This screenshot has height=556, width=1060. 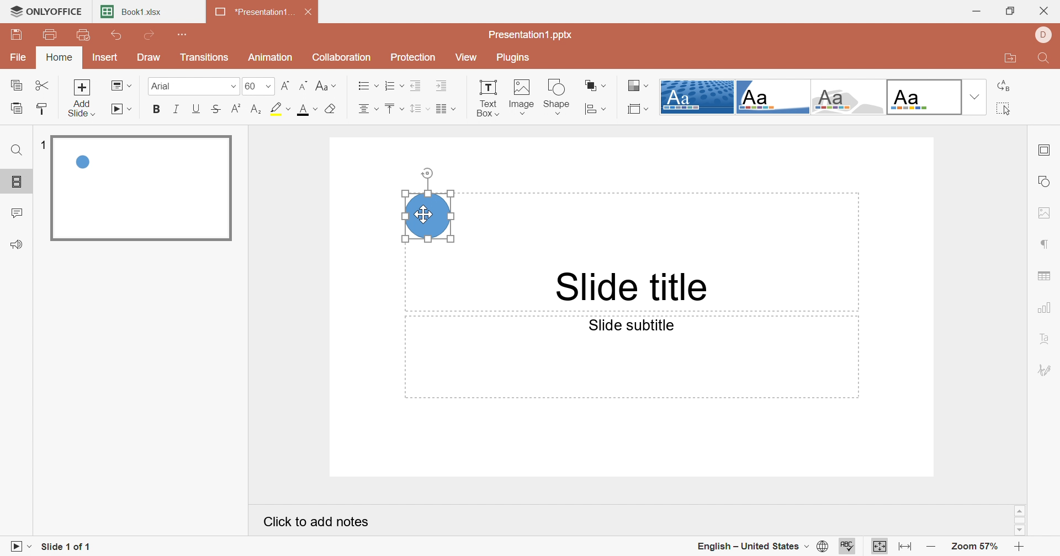 What do you see at coordinates (82, 98) in the screenshot?
I see `Add slide` at bounding box center [82, 98].